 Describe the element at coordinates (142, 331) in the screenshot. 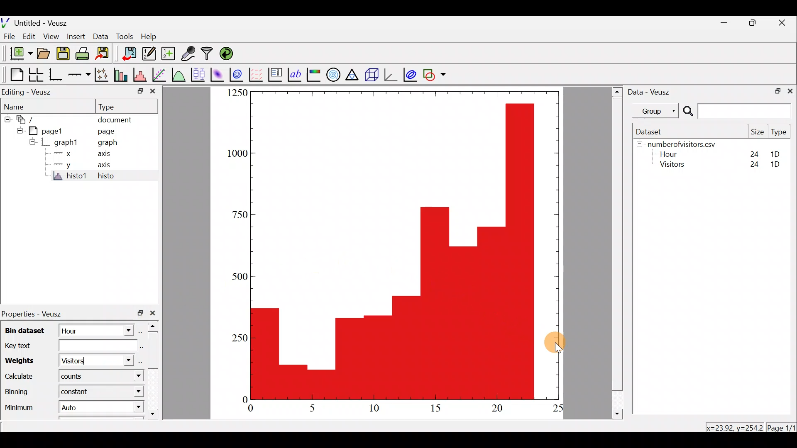

I see `select using dataset browser` at that location.